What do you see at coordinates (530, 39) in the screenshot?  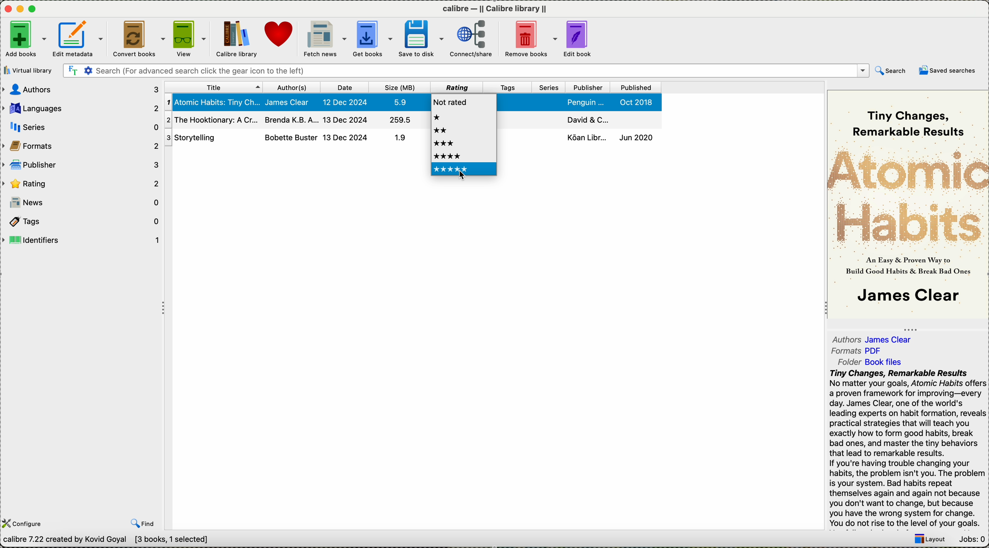 I see `remove books` at bounding box center [530, 39].